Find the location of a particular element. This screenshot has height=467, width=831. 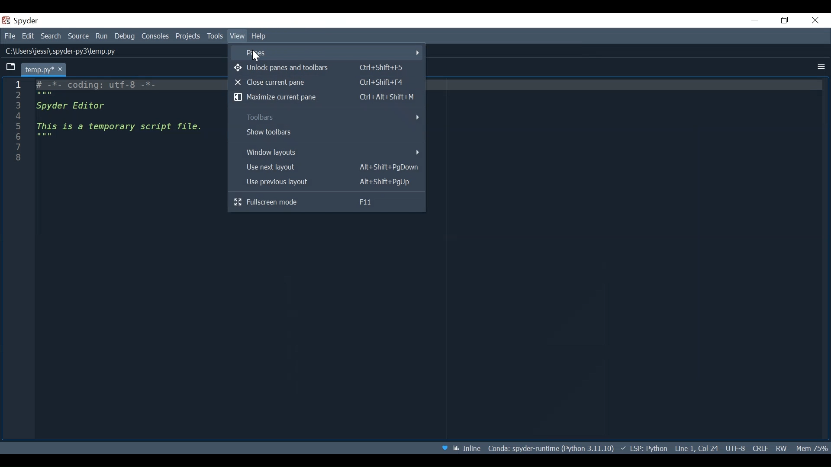

Language is located at coordinates (644, 448).